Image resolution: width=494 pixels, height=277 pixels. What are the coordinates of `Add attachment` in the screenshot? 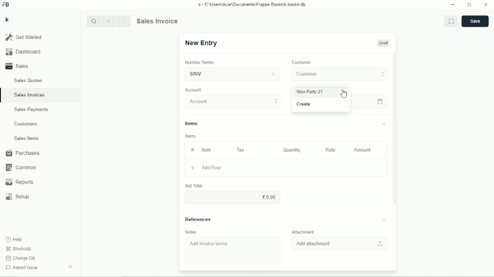 It's located at (341, 243).